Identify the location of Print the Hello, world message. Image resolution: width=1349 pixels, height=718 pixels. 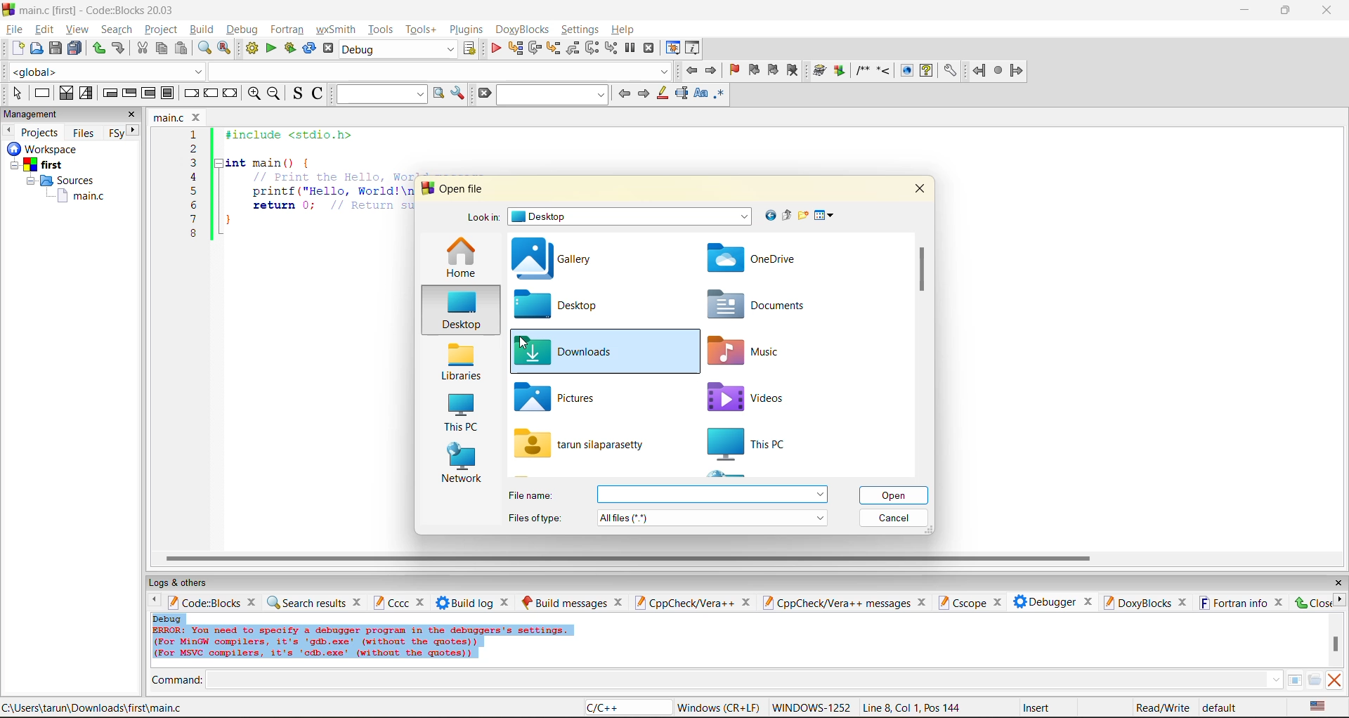
(333, 176).